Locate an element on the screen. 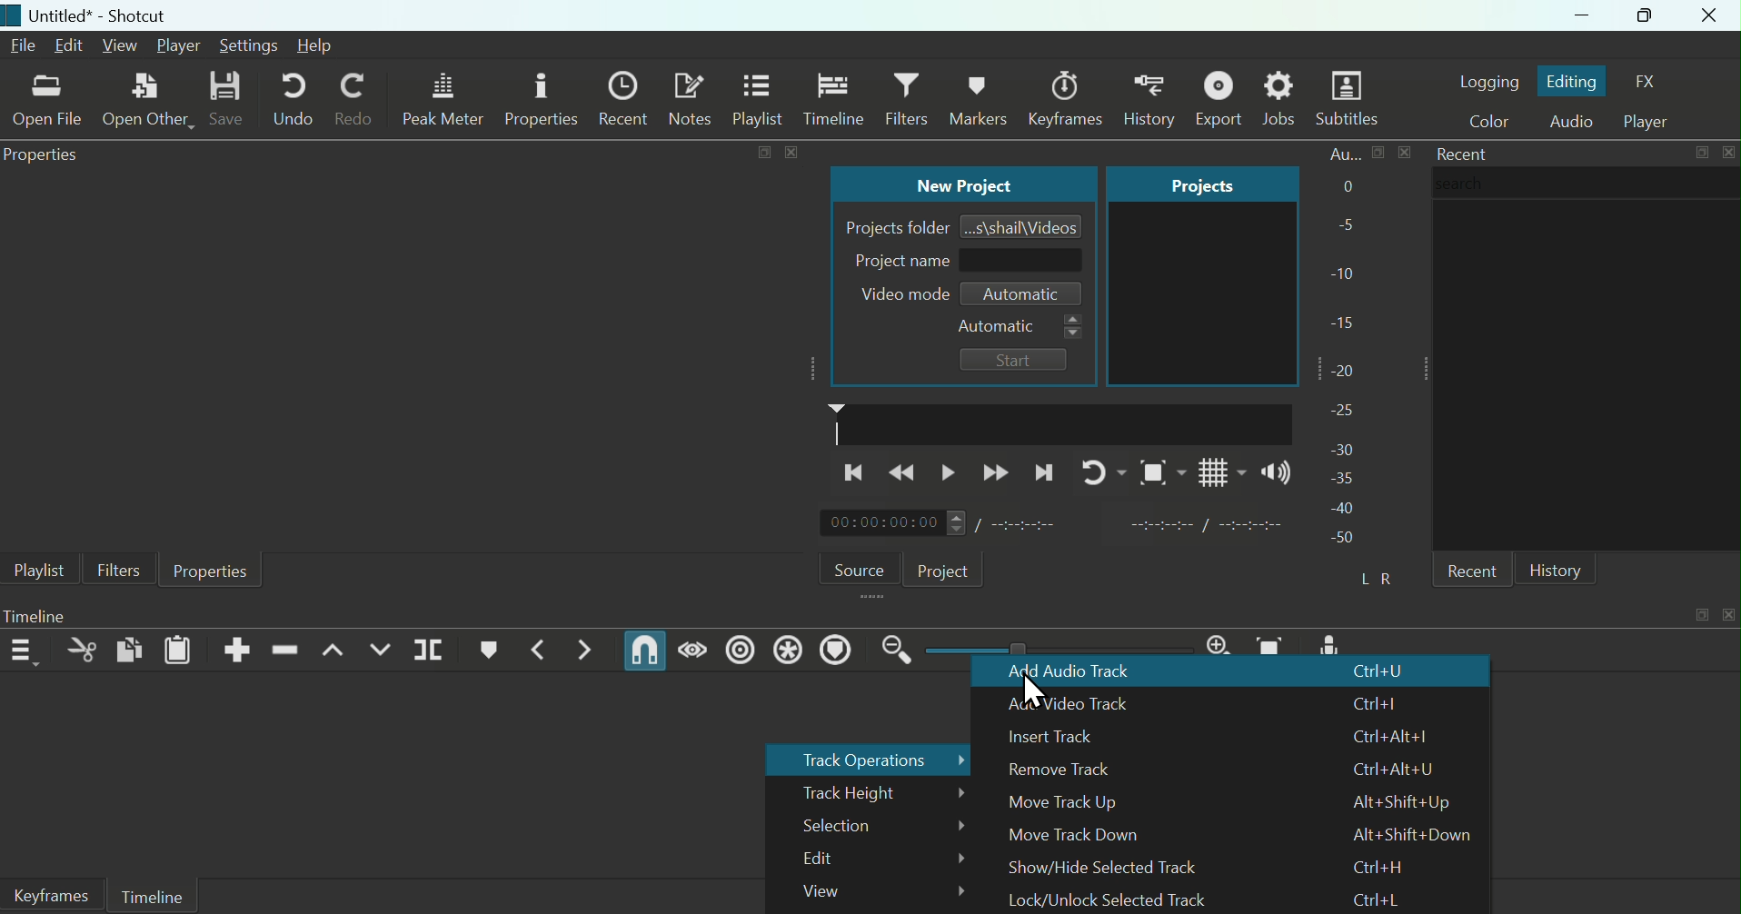 This screenshot has width=1741, height=914. Ctrl+Alt+U is located at coordinates (1395, 769).